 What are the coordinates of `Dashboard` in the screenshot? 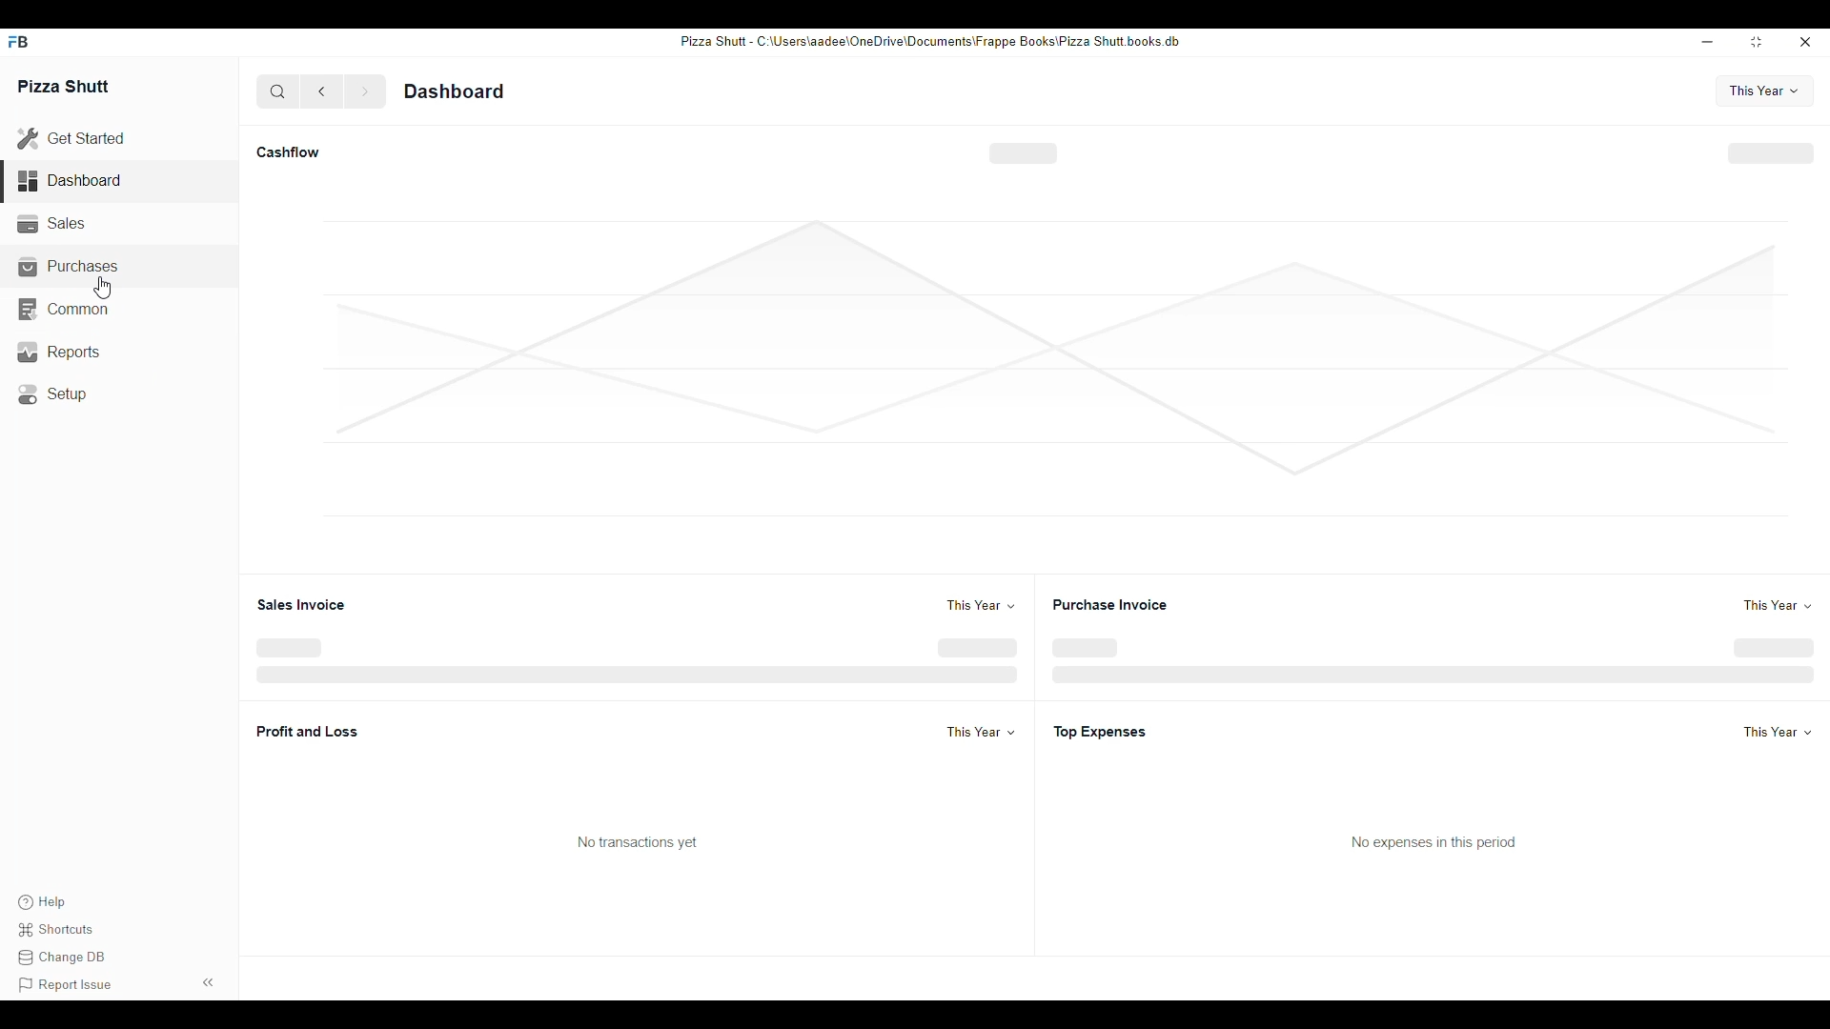 It's located at (71, 179).